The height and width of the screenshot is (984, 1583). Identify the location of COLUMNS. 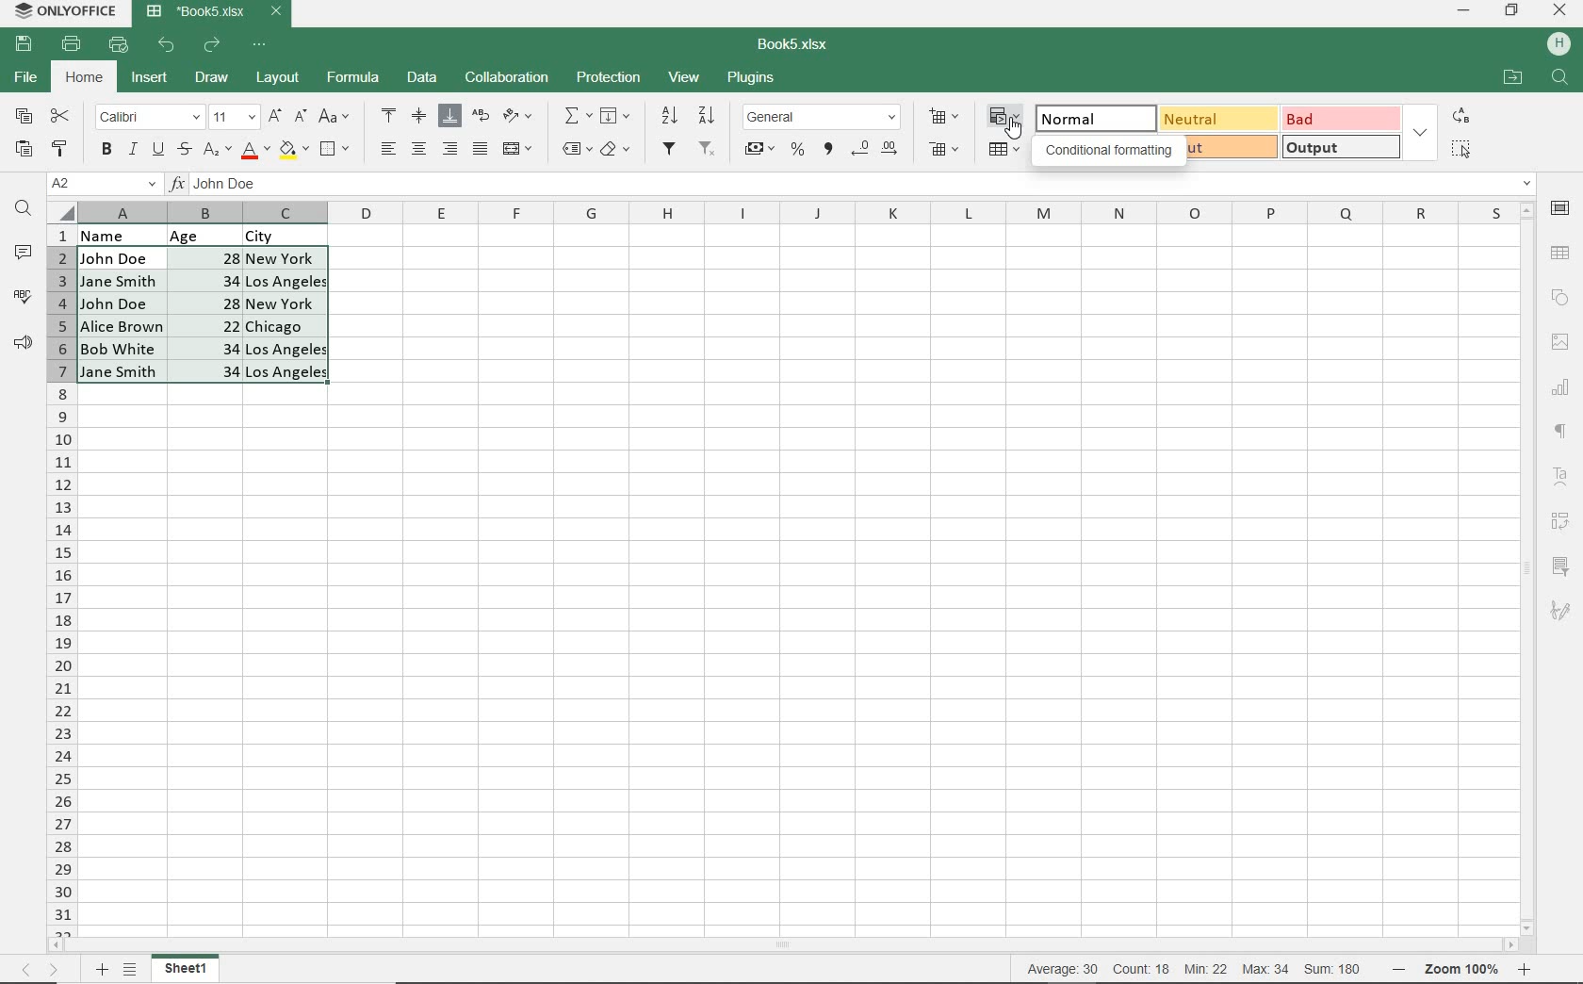
(794, 212).